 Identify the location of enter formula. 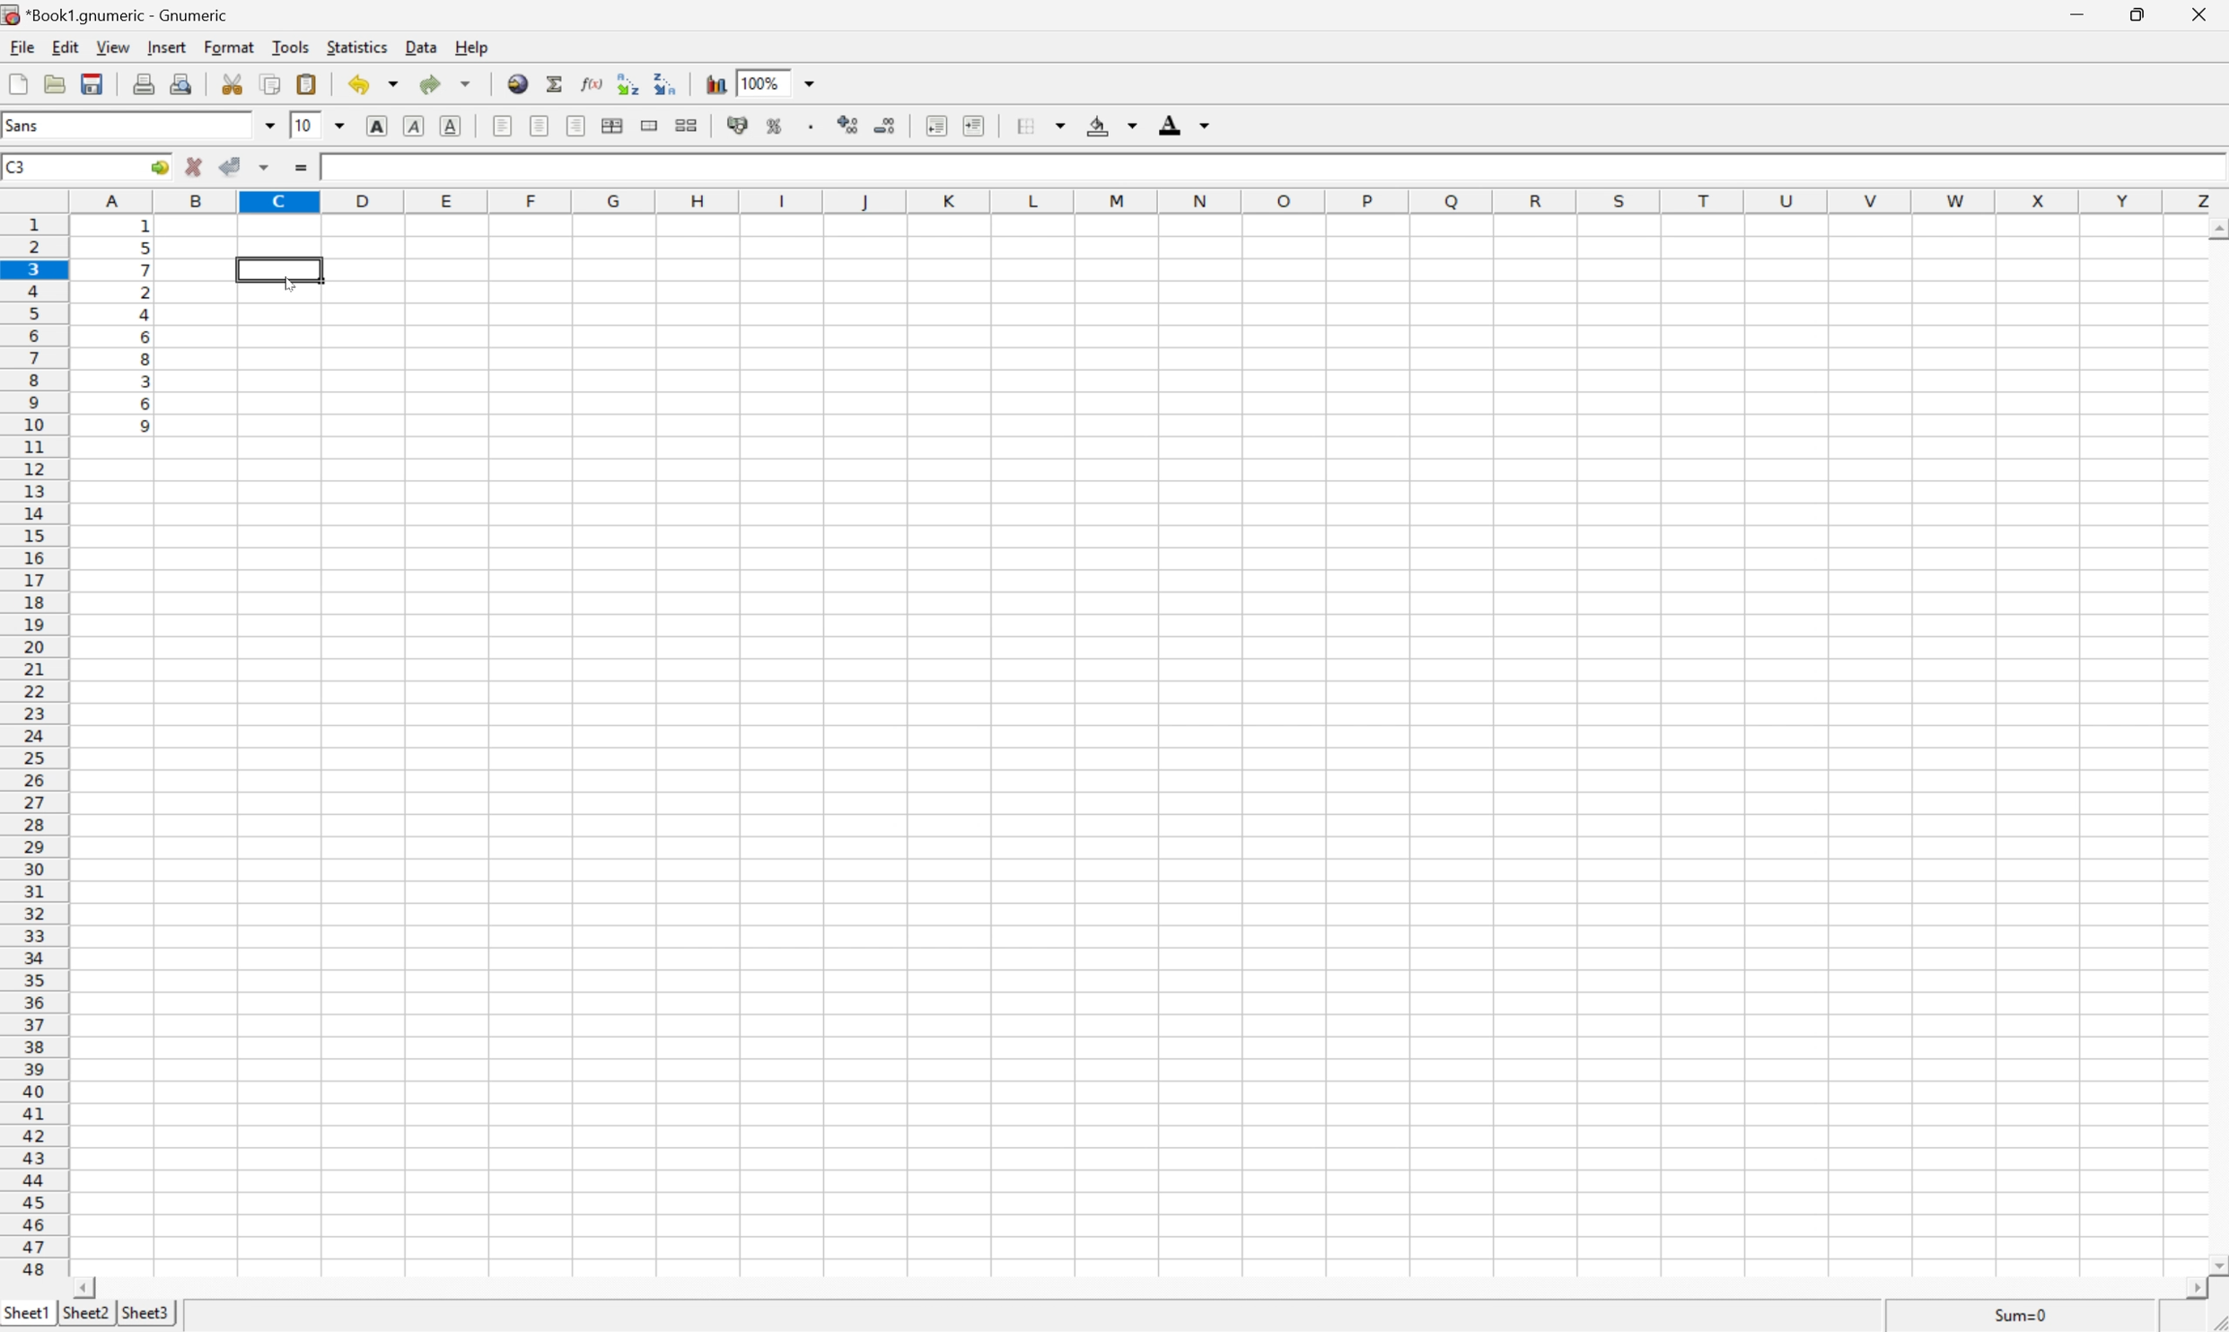
(305, 168).